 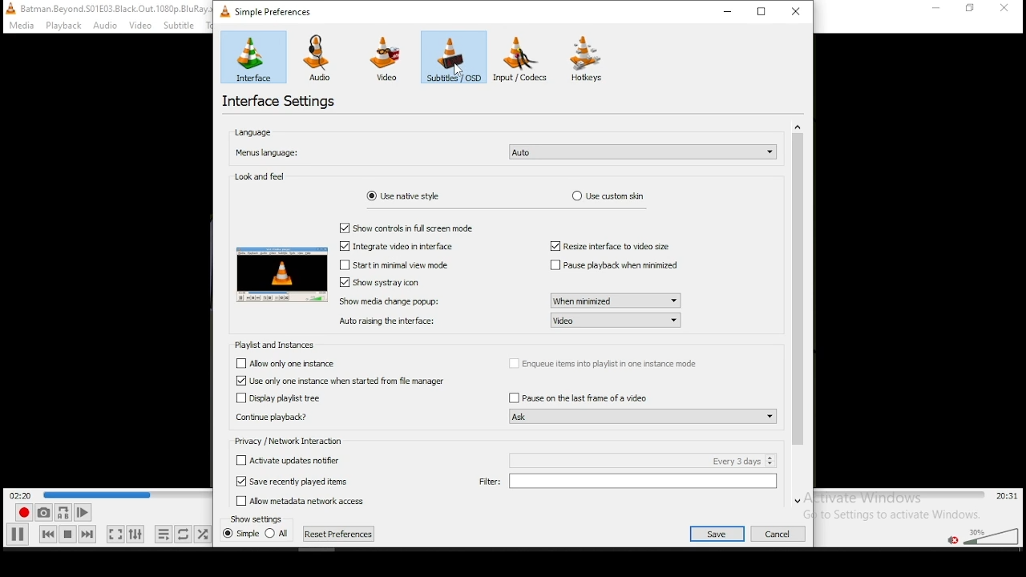 What do you see at coordinates (458, 68) in the screenshot?
I see `cursor` at bounding box center [458, 68].